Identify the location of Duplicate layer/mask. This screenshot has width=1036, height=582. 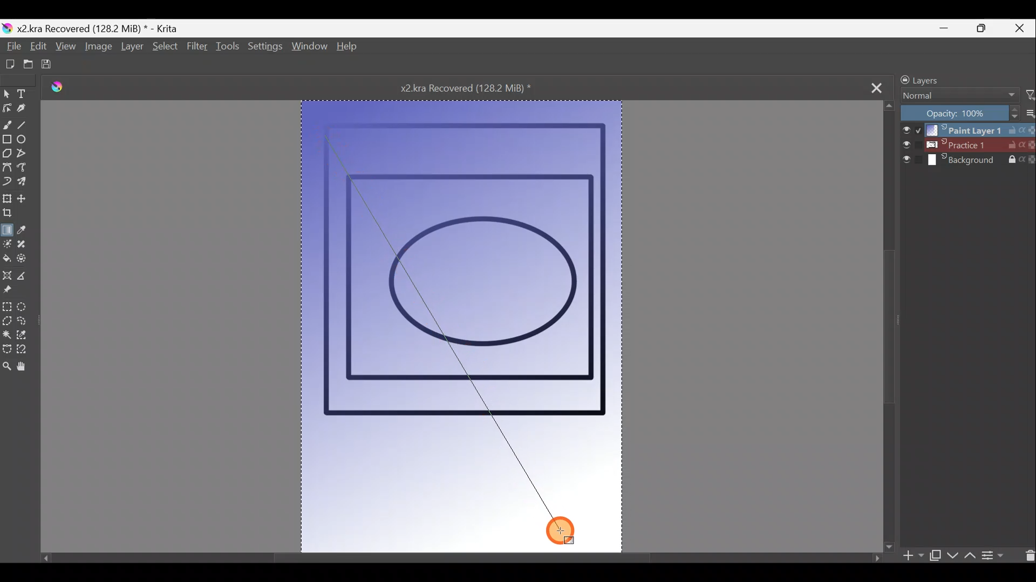
(935, 558).